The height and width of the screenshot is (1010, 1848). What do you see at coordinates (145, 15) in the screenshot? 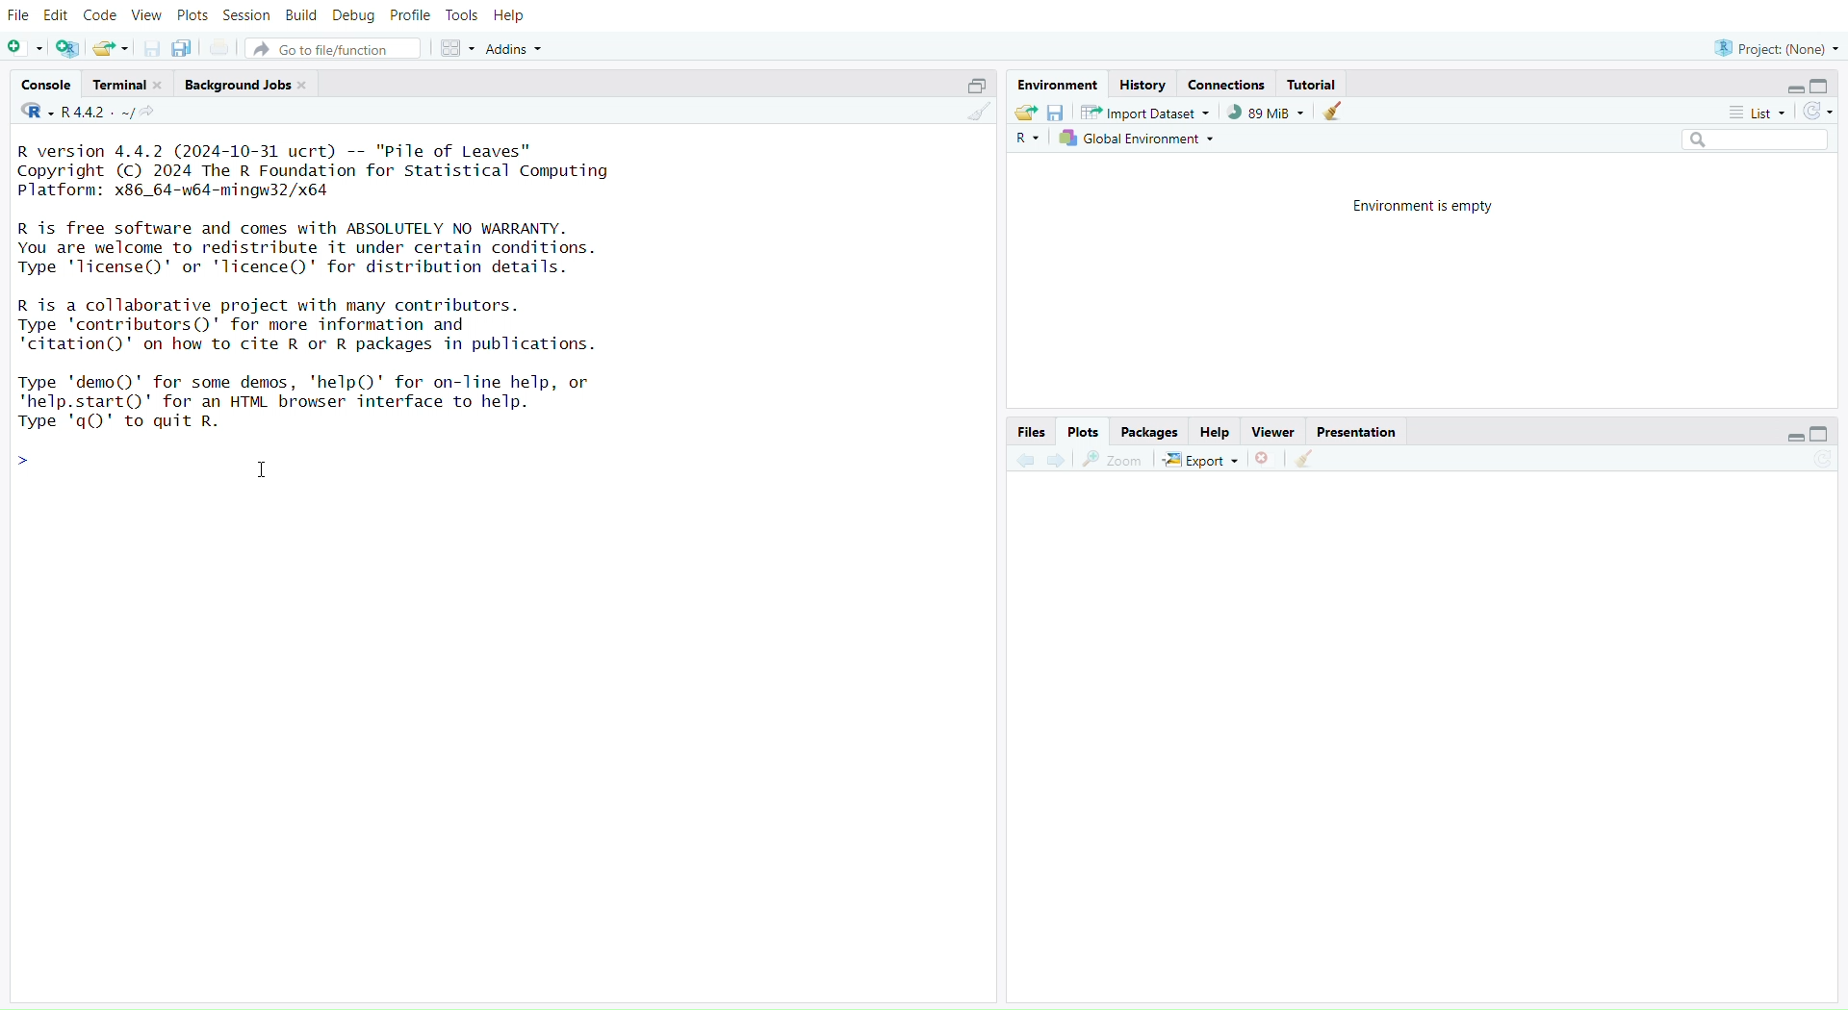
I see `View` at bounding box center [145, 15].